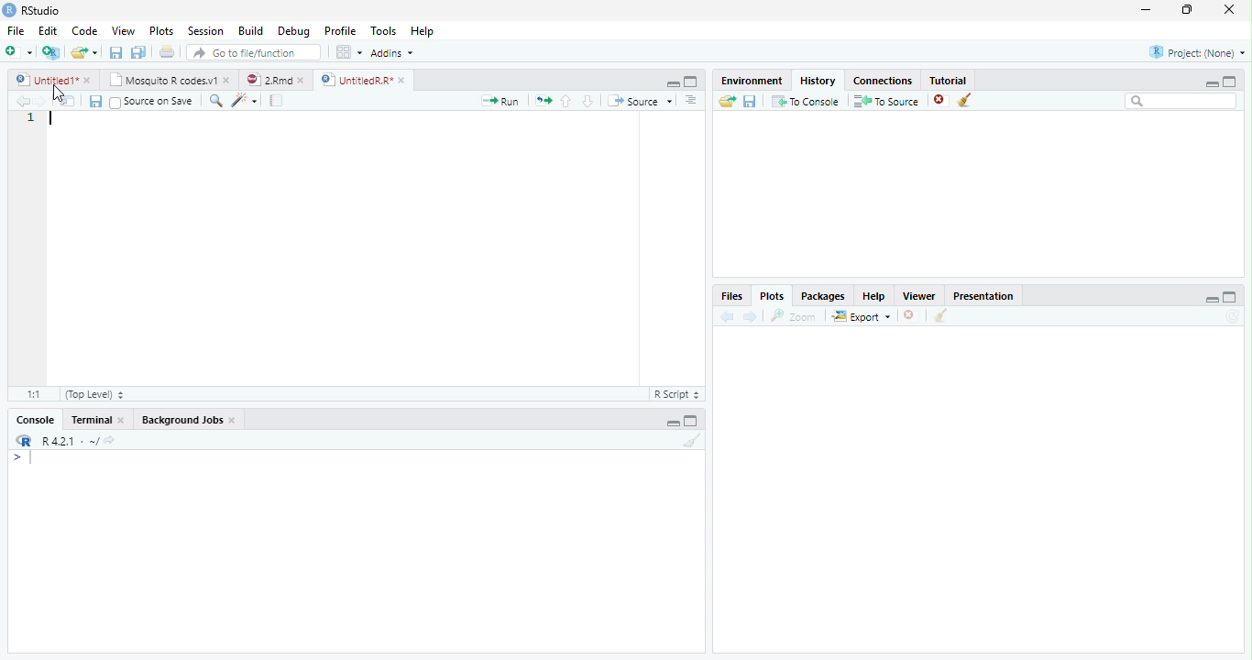  What do you see at coordinates (268, 80) in the screenshot?
I see `2.Rmd` at bounding box center [268, 80].